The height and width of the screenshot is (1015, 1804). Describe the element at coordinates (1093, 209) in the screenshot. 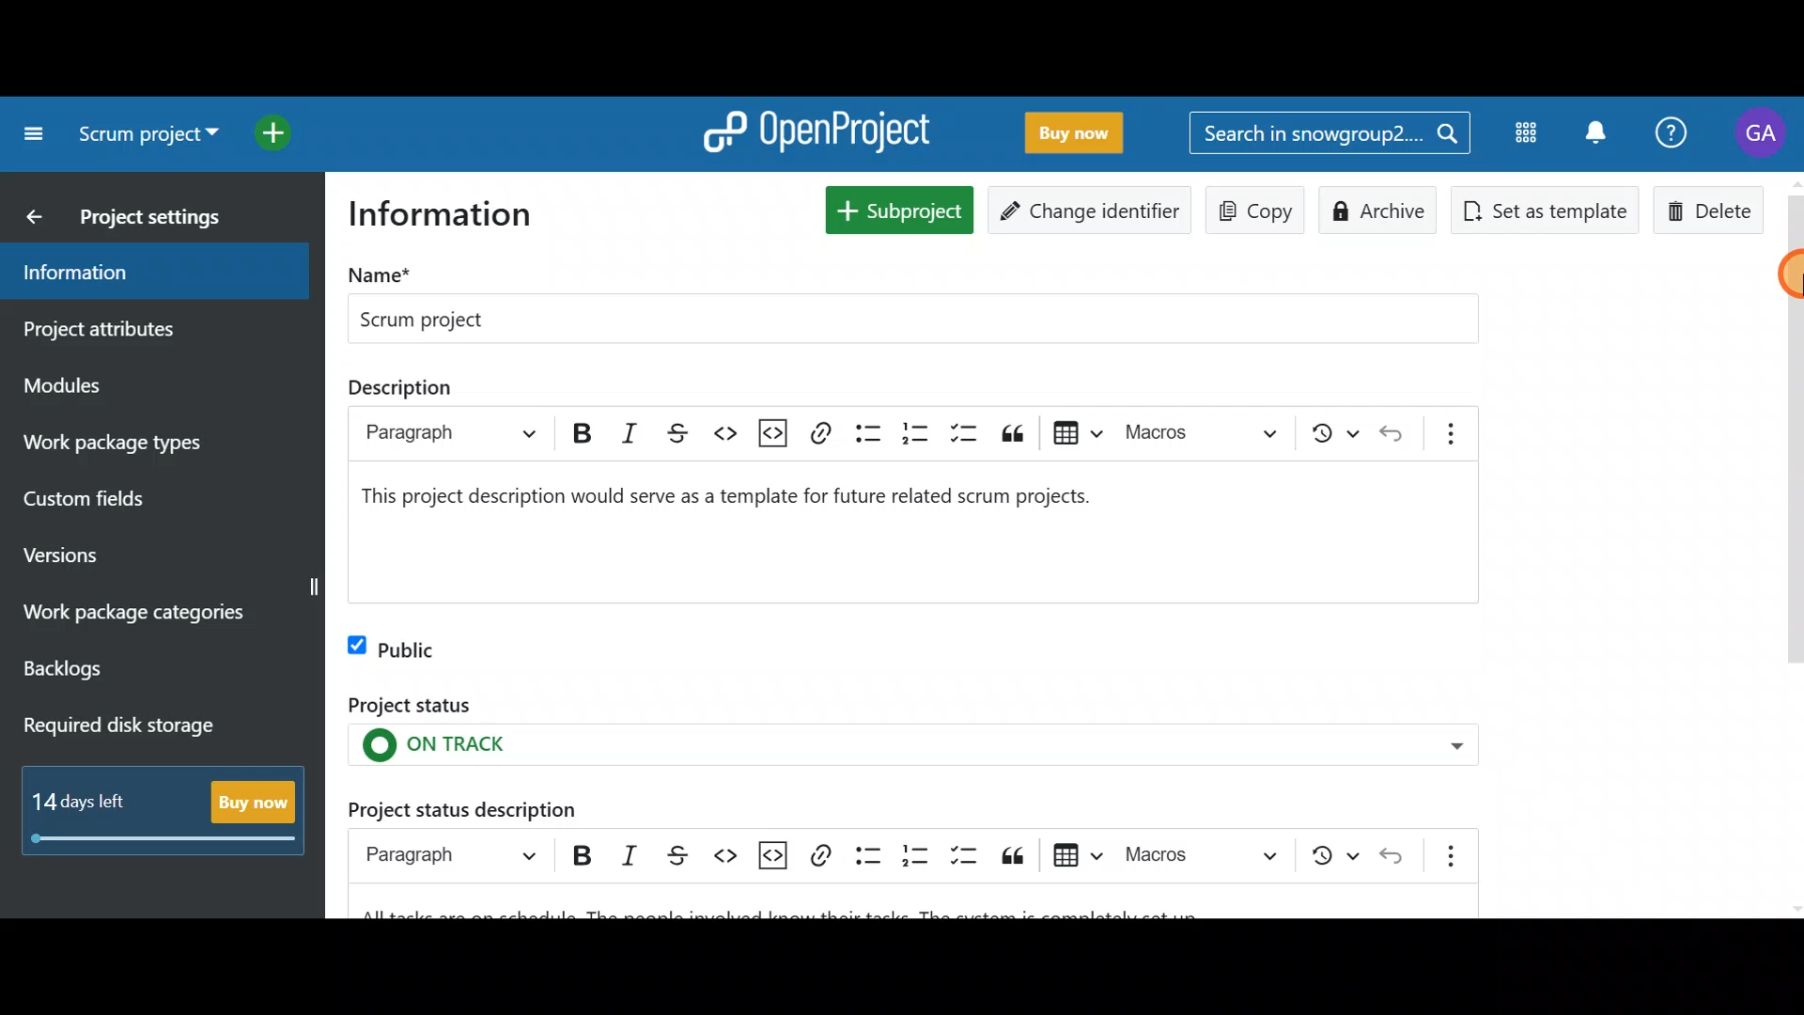

I see `Change identifier` at that location.